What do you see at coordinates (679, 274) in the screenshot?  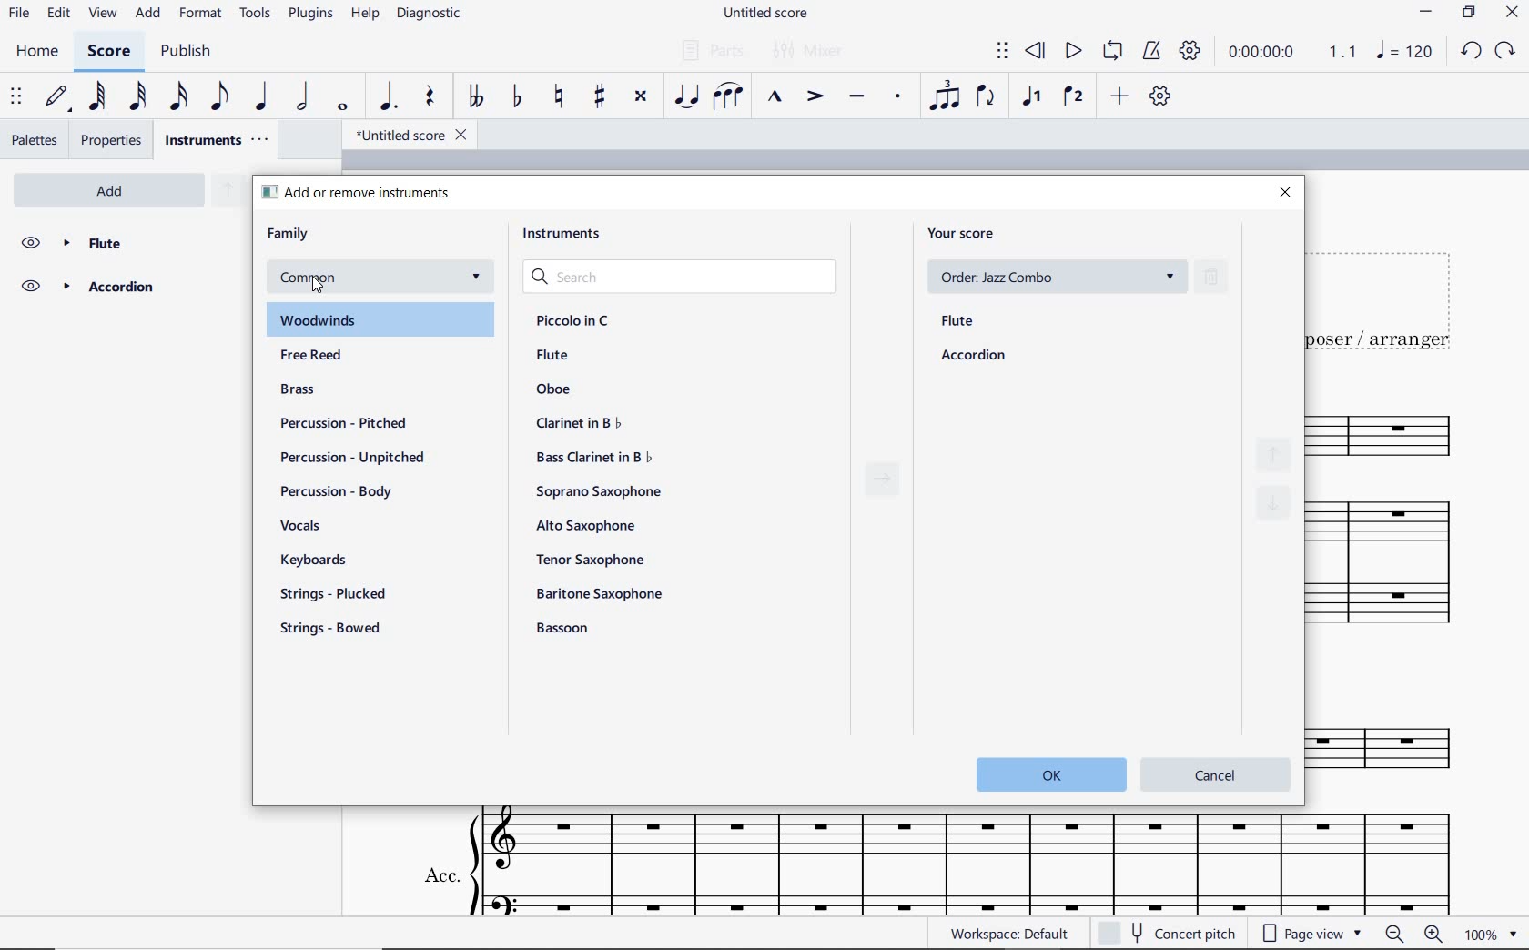 I see `search` at bounding box center [679, 274].